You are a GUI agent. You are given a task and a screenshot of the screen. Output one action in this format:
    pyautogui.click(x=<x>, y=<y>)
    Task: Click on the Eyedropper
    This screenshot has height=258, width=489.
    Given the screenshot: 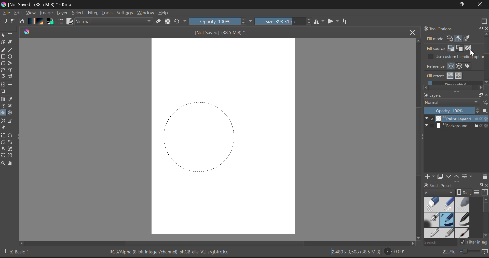 What is the action you would take?
    pyautogui.click(x=11, y=100)
    